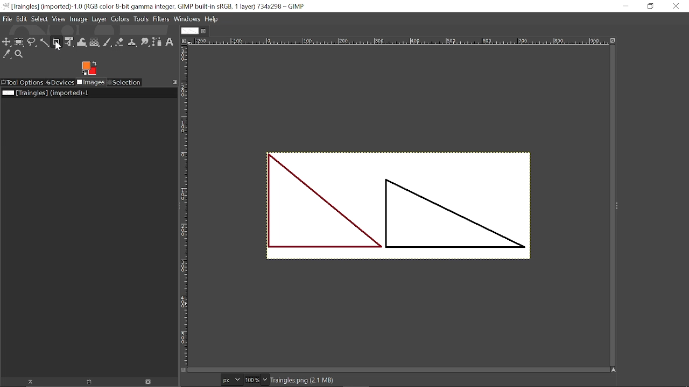  Describe the element at coordinates (99, 20) in the screenshot. I see `layer` at that location.